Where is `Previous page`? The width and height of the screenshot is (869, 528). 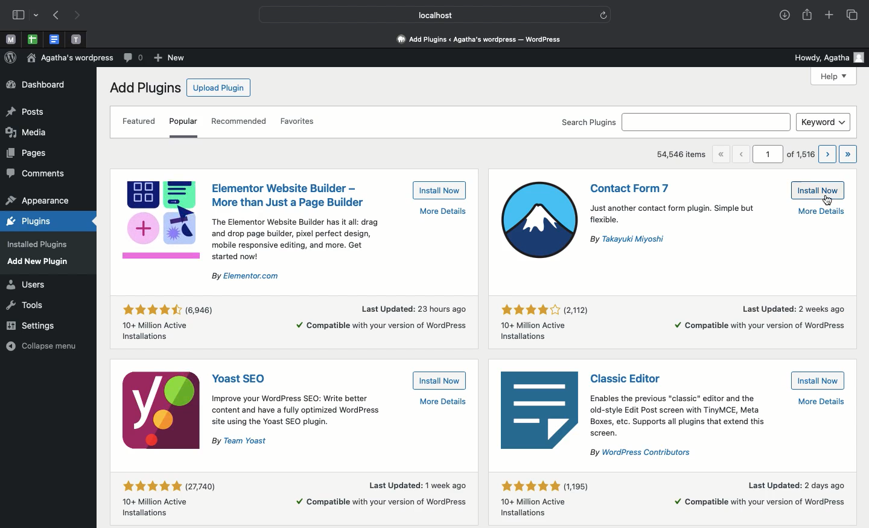
Previous page is located at coordinates (743, 153).